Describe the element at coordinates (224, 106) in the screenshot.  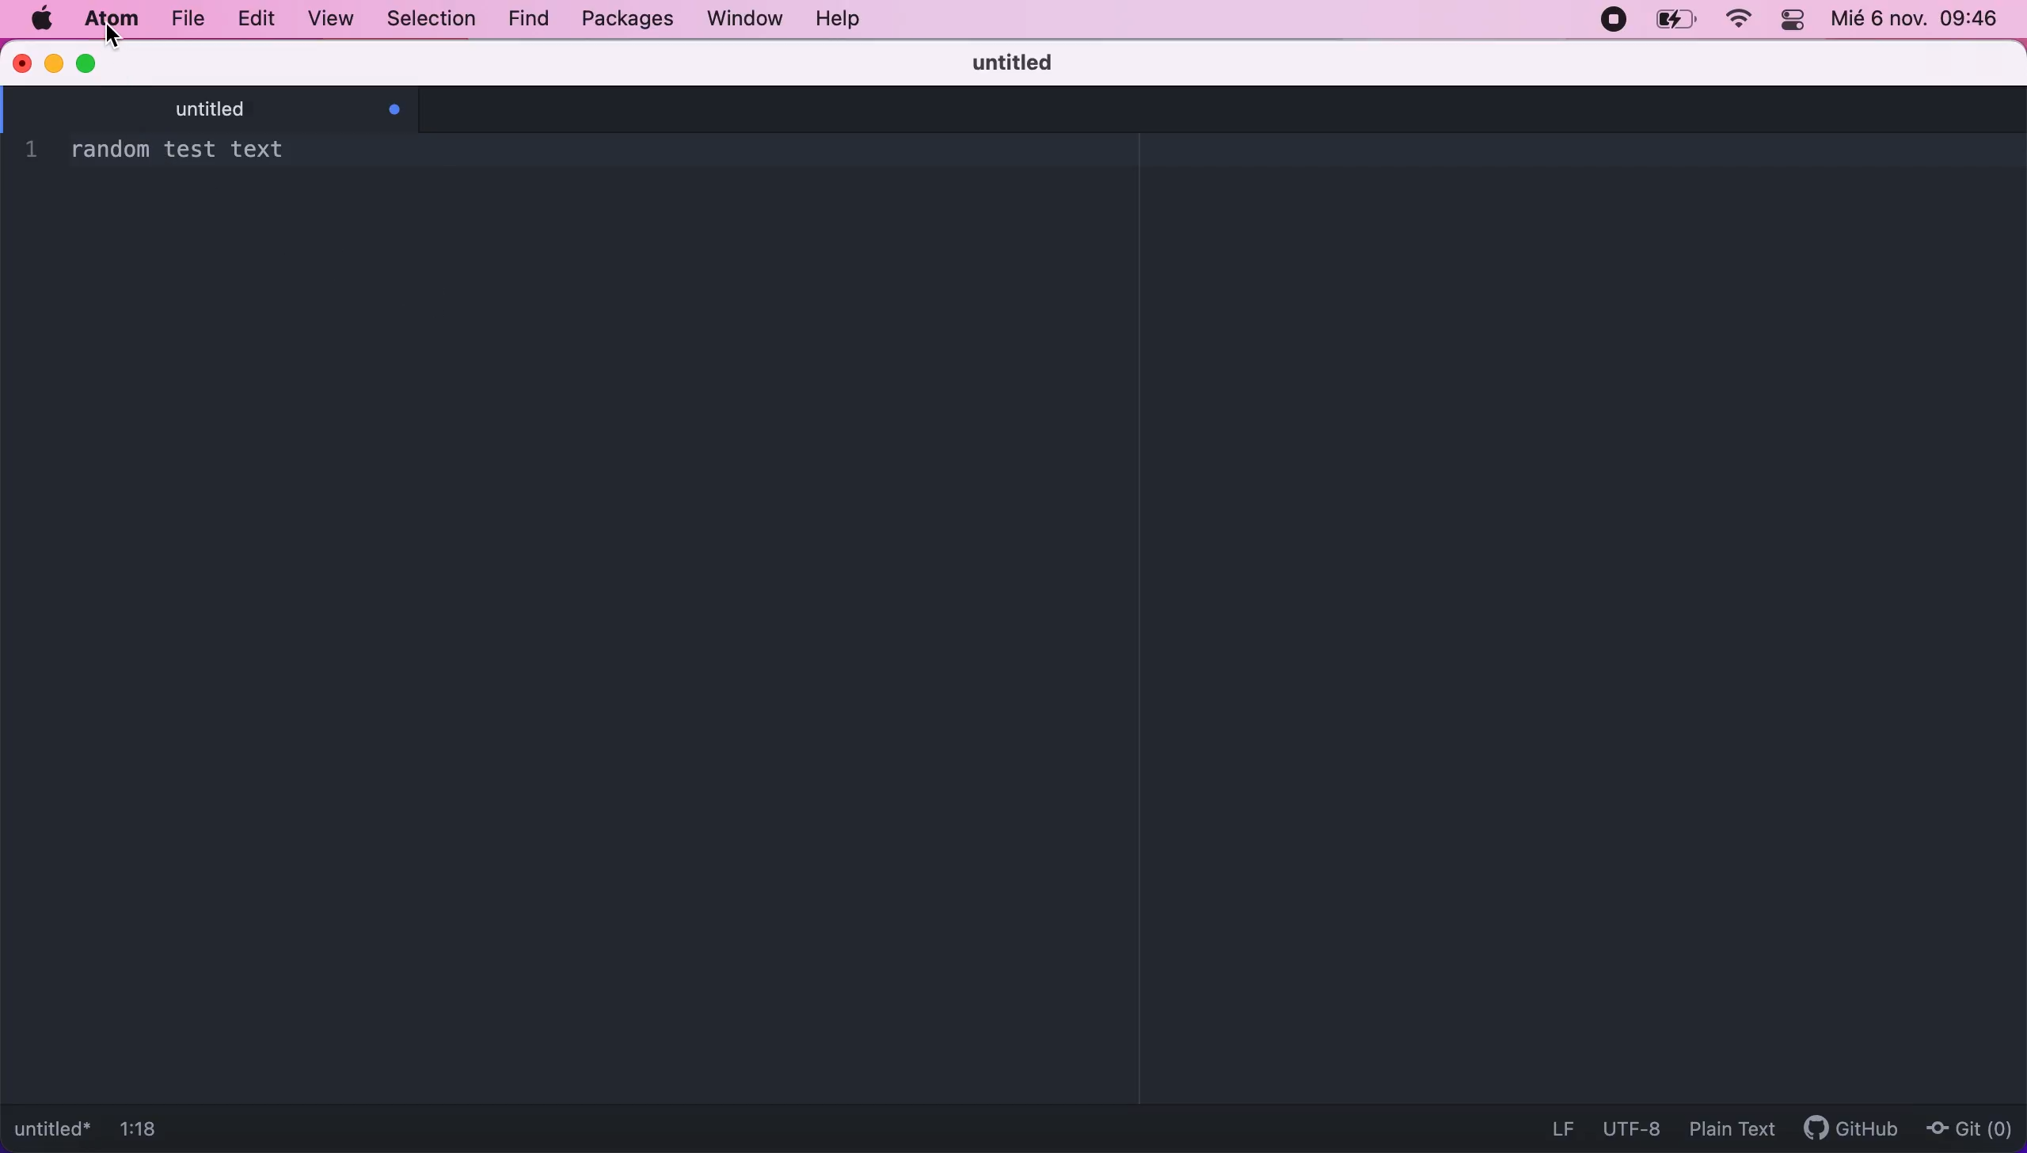
I see `untitled` at that location.